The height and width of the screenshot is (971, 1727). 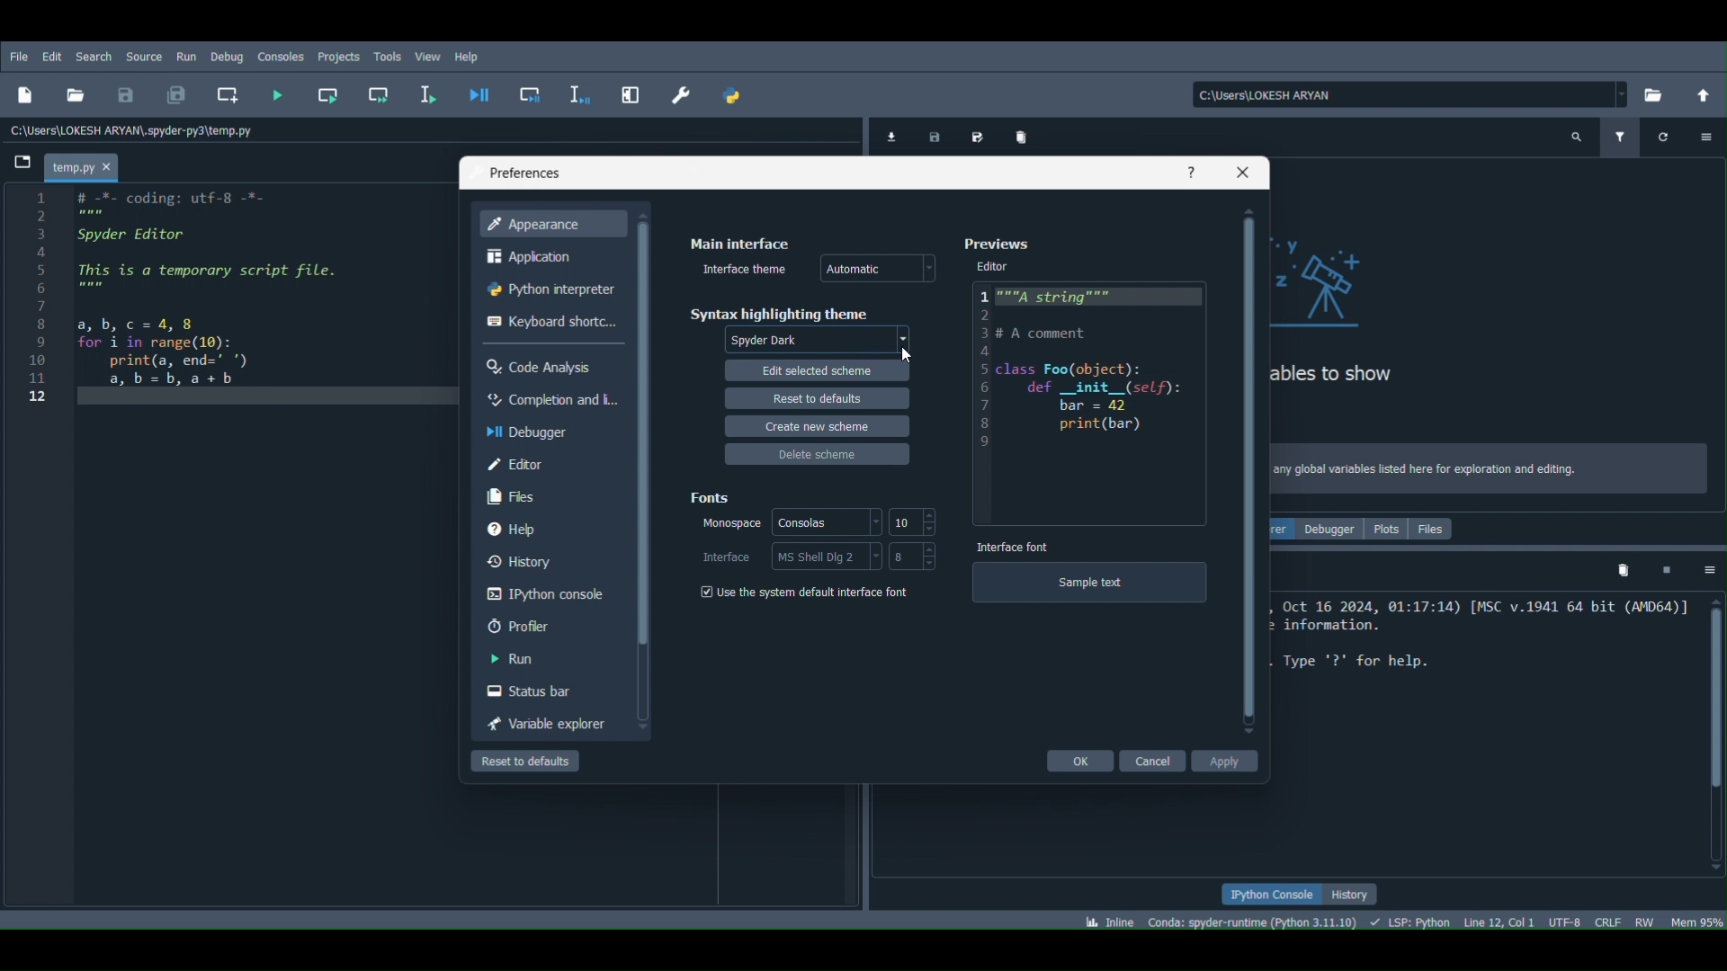 What do you see at coordinates (552, 655) in the screenshot?
I see `Run` at bounding box center [552, 655].